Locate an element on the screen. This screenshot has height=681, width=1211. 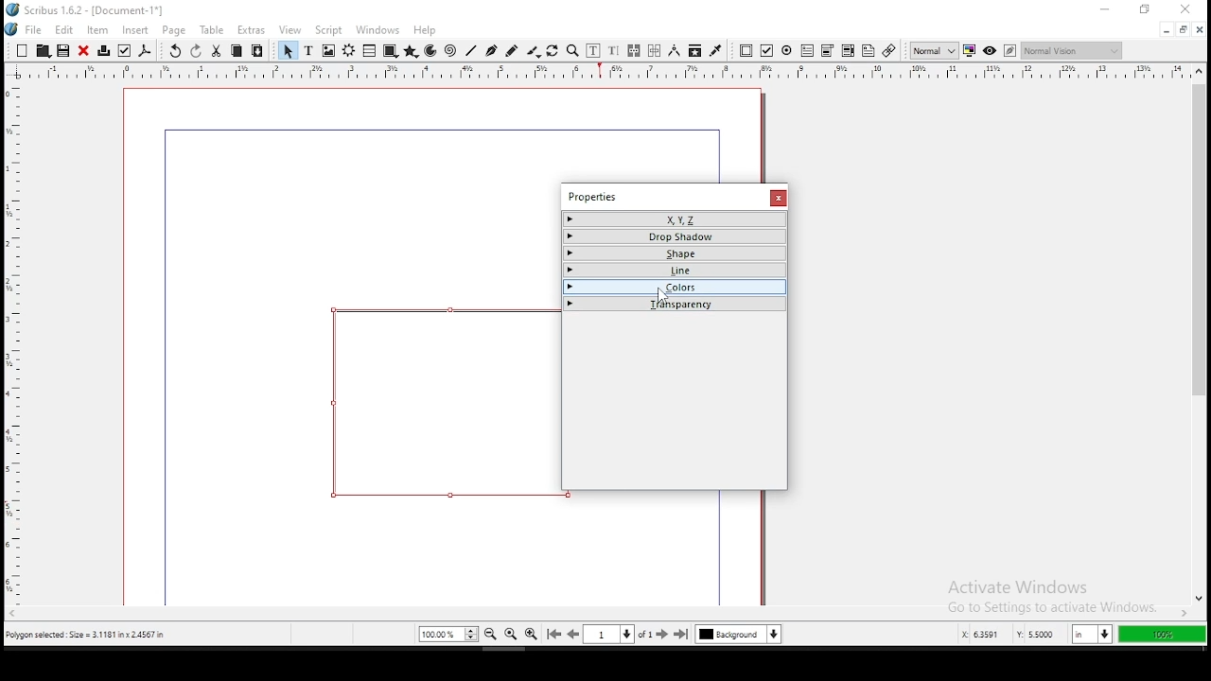
link text frames is located at coordinates (634, 51).